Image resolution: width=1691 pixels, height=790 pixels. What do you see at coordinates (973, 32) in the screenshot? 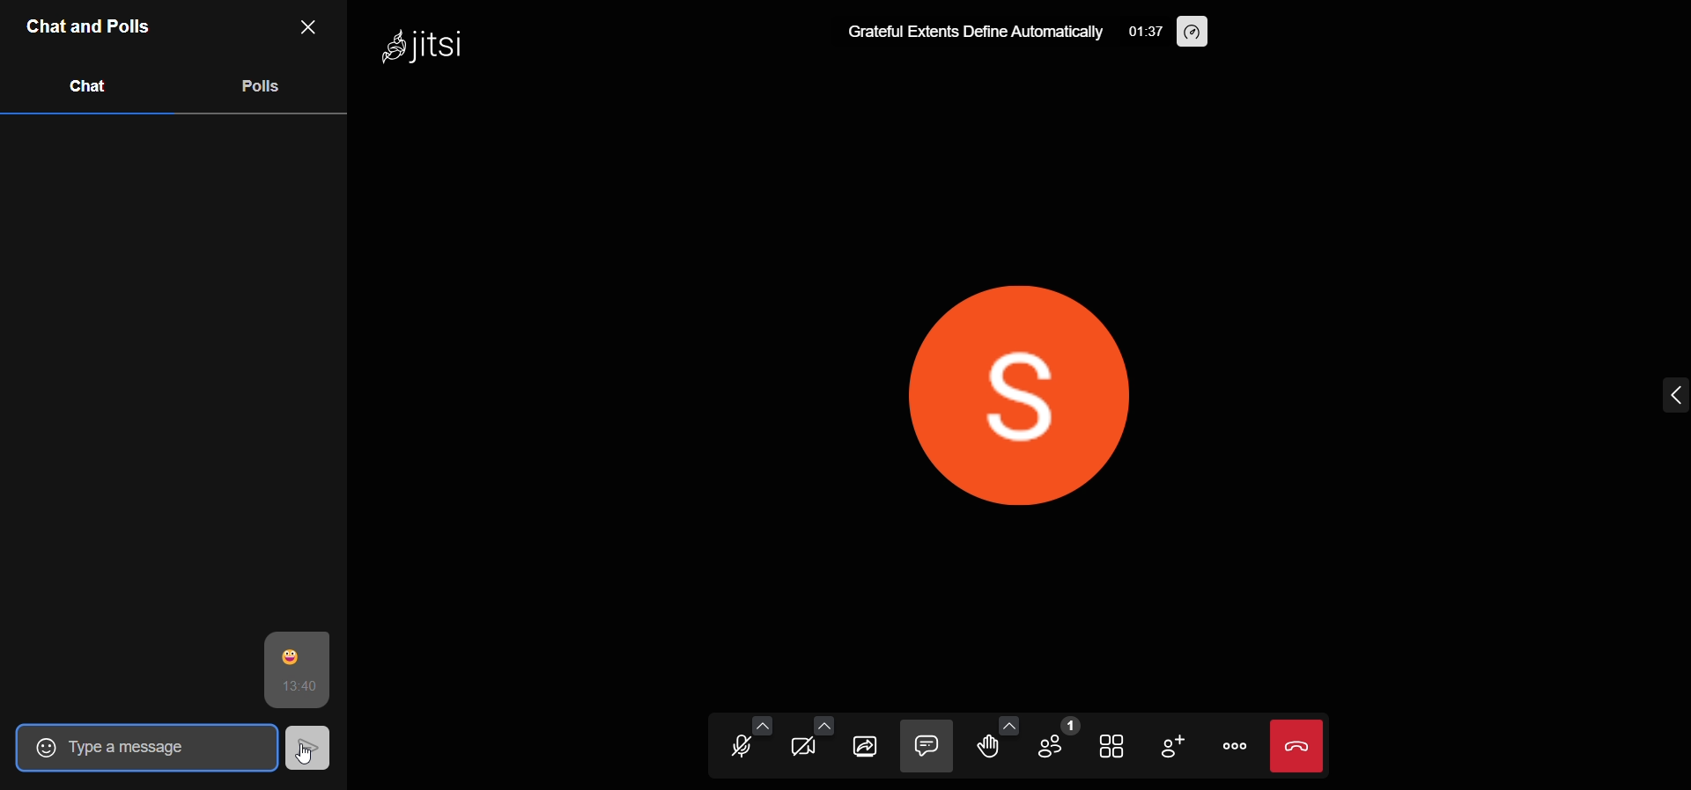
I see `meeting title` at bounding box center [973, 32].